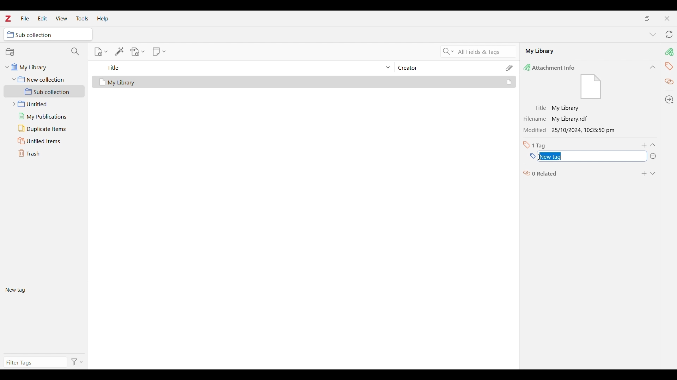 The width and height of the screenshot is (677, 380). I want to click on Collapse, so click(653, 145).